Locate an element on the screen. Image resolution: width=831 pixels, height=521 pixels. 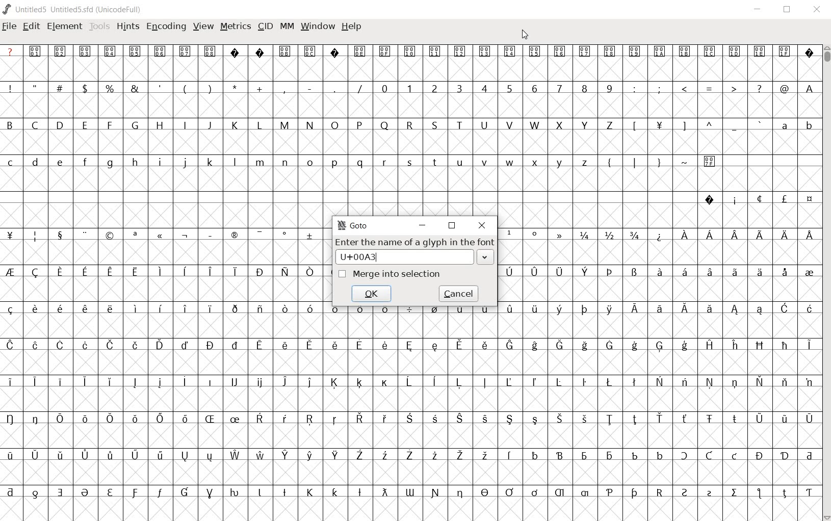
T is located at coordinates (459, 124).